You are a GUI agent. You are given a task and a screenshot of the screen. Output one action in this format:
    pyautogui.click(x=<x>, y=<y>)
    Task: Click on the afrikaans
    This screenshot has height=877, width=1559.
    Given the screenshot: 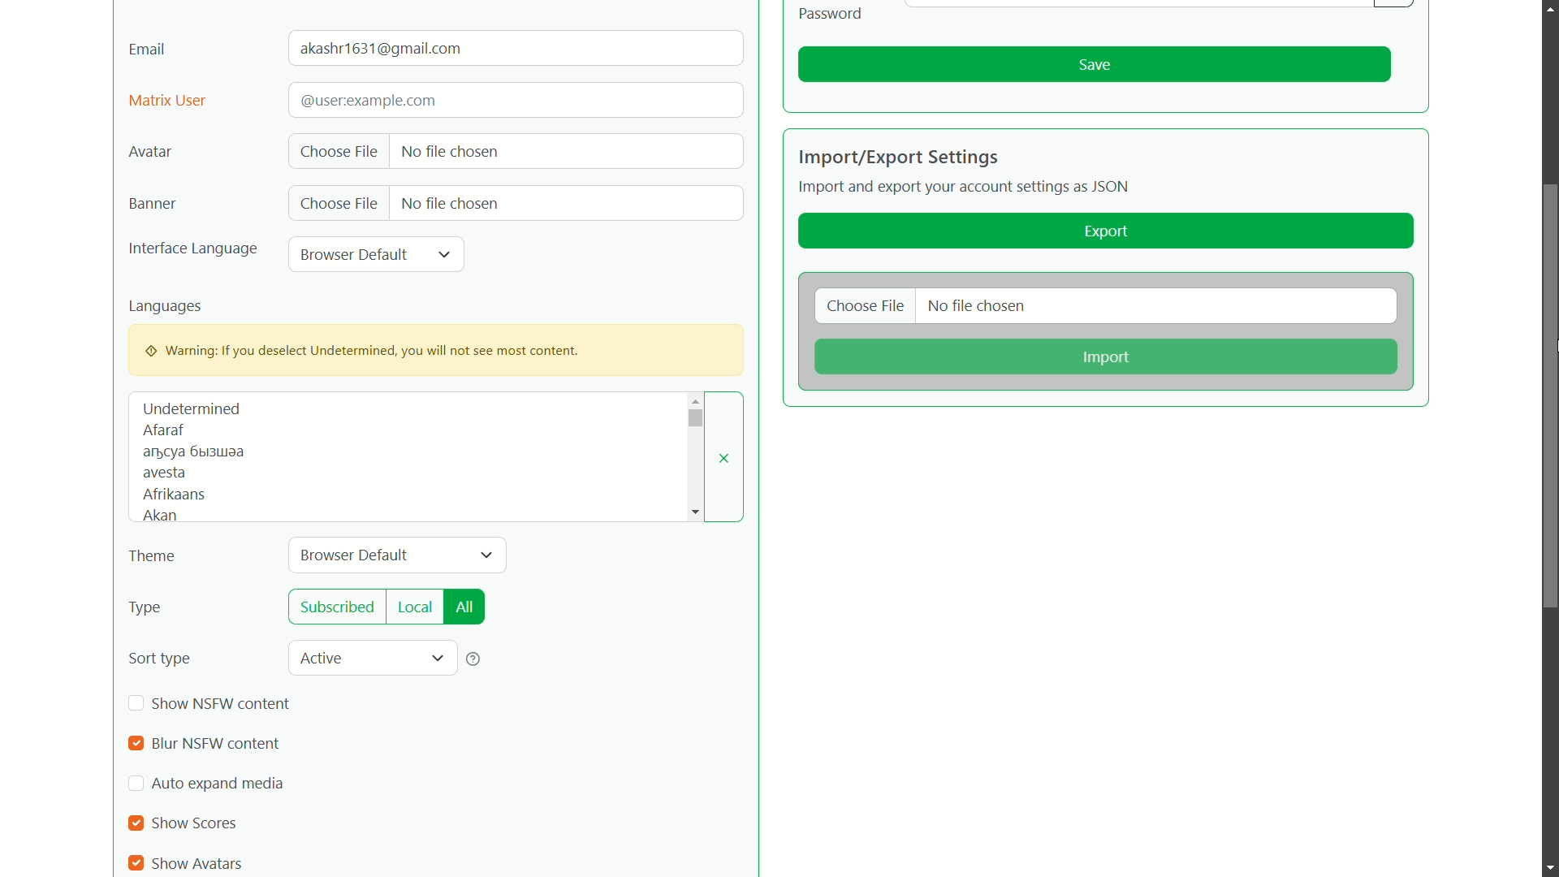 What is the action you would take?
    pyautogui.click(x=175, y=494)
    